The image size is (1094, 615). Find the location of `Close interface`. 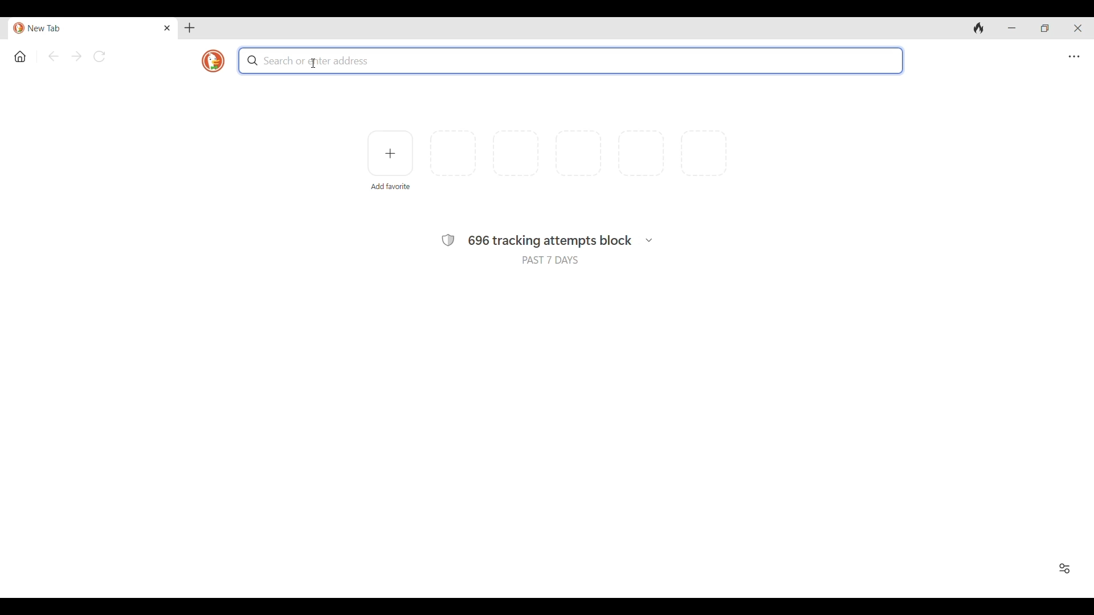

Close interface is located at coordinates (1077, 28).